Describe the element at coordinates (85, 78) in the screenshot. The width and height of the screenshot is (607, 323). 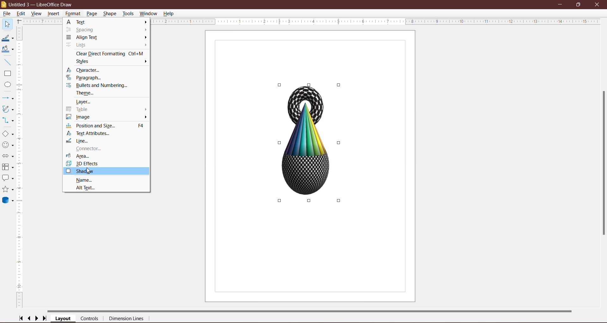
I see `Paragraph` at that location.